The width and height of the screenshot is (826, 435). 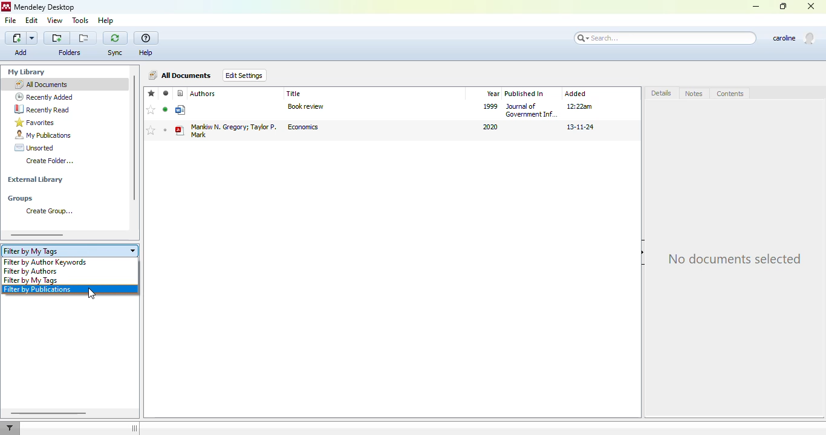 I want to click on unsorted, so click(x=34, y=147).